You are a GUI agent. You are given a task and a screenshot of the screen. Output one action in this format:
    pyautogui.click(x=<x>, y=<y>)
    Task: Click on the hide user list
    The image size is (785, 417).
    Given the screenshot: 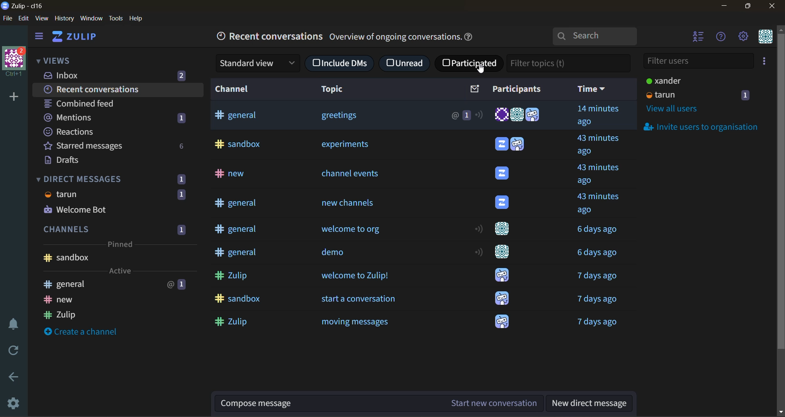 What is the action you would take?
    pyautogui.click(x=701, y=37)
    